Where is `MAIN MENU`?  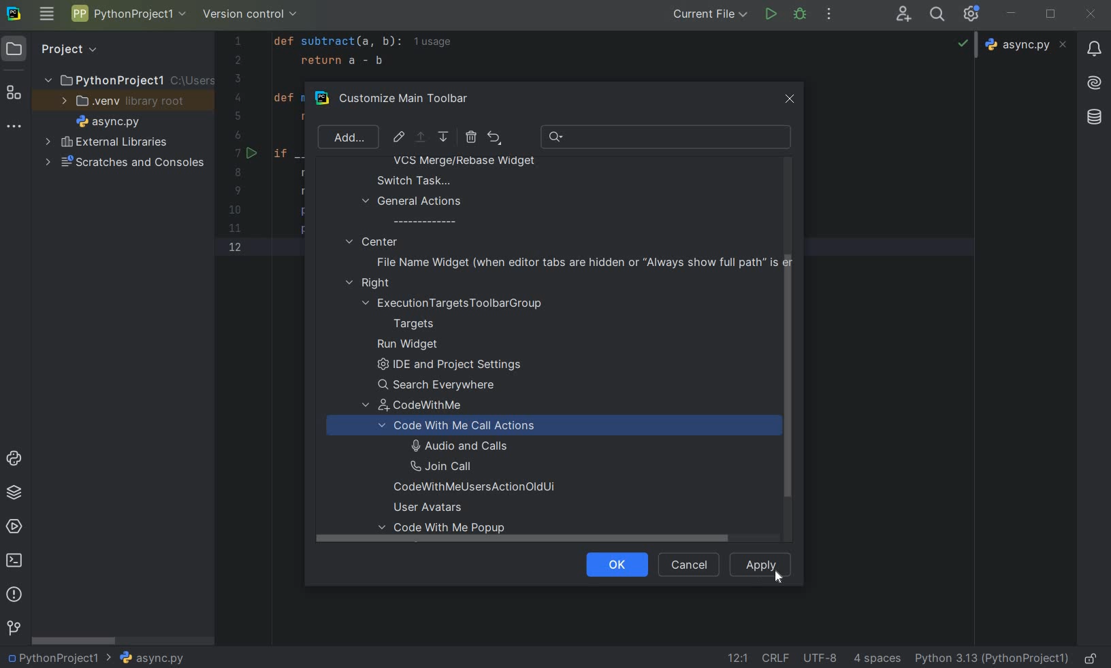
MAIN MENU is located at coordinates (46, 15).